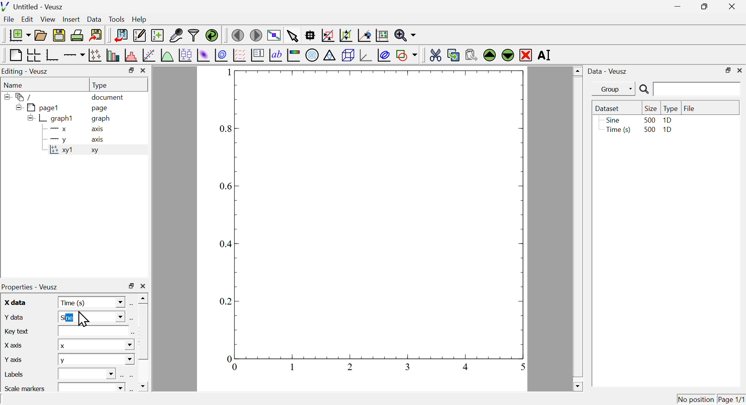  I want to click on axis, so click(99, 140).